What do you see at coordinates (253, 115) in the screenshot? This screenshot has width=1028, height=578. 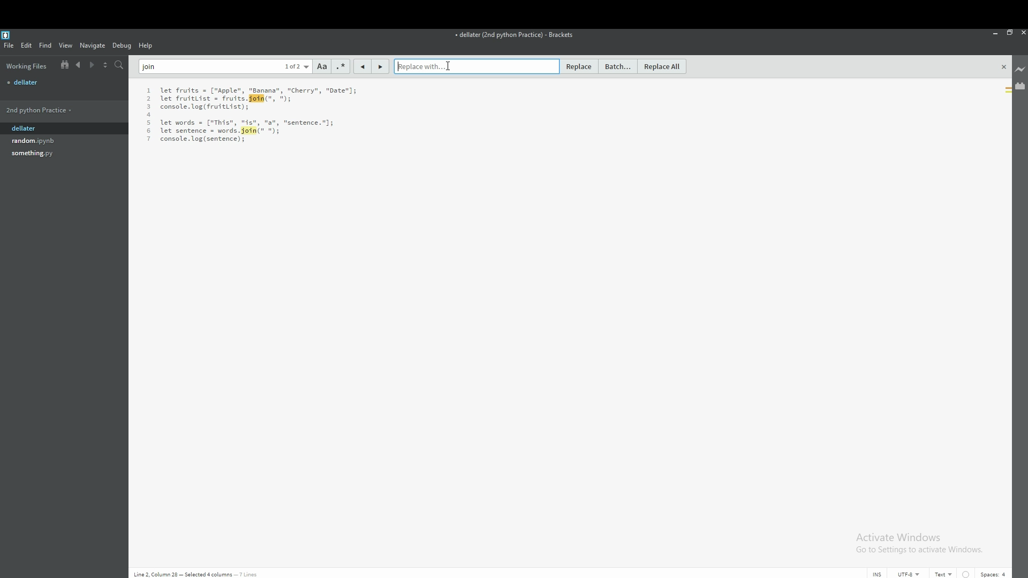 I see `text` at bounding box center [253, 115].